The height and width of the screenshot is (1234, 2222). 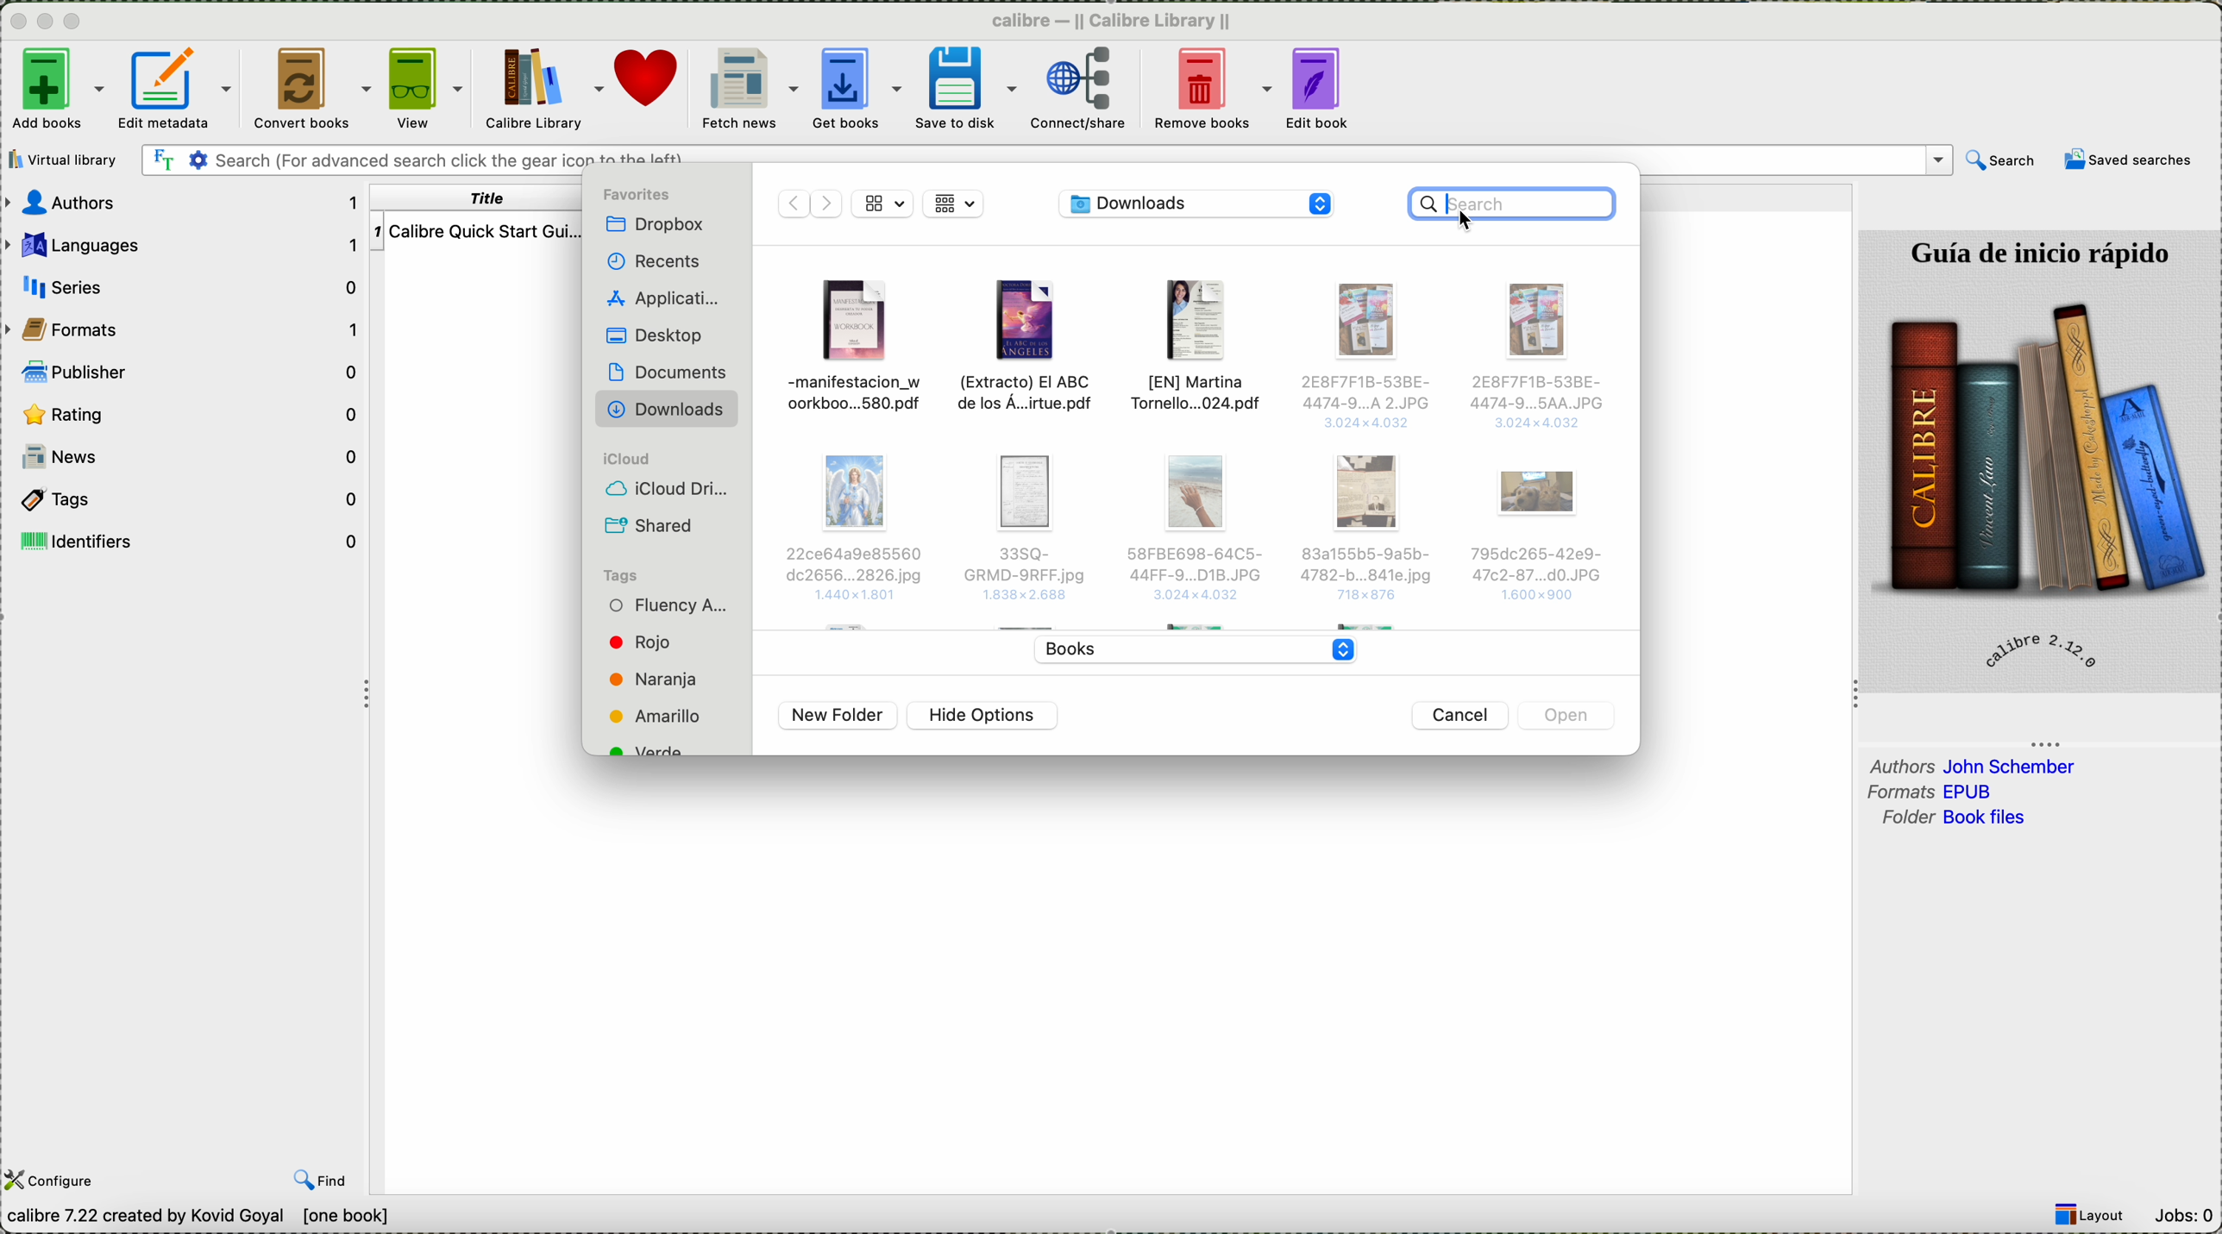 I want to click on disable navigate arrows, so click(x=808, y=201).